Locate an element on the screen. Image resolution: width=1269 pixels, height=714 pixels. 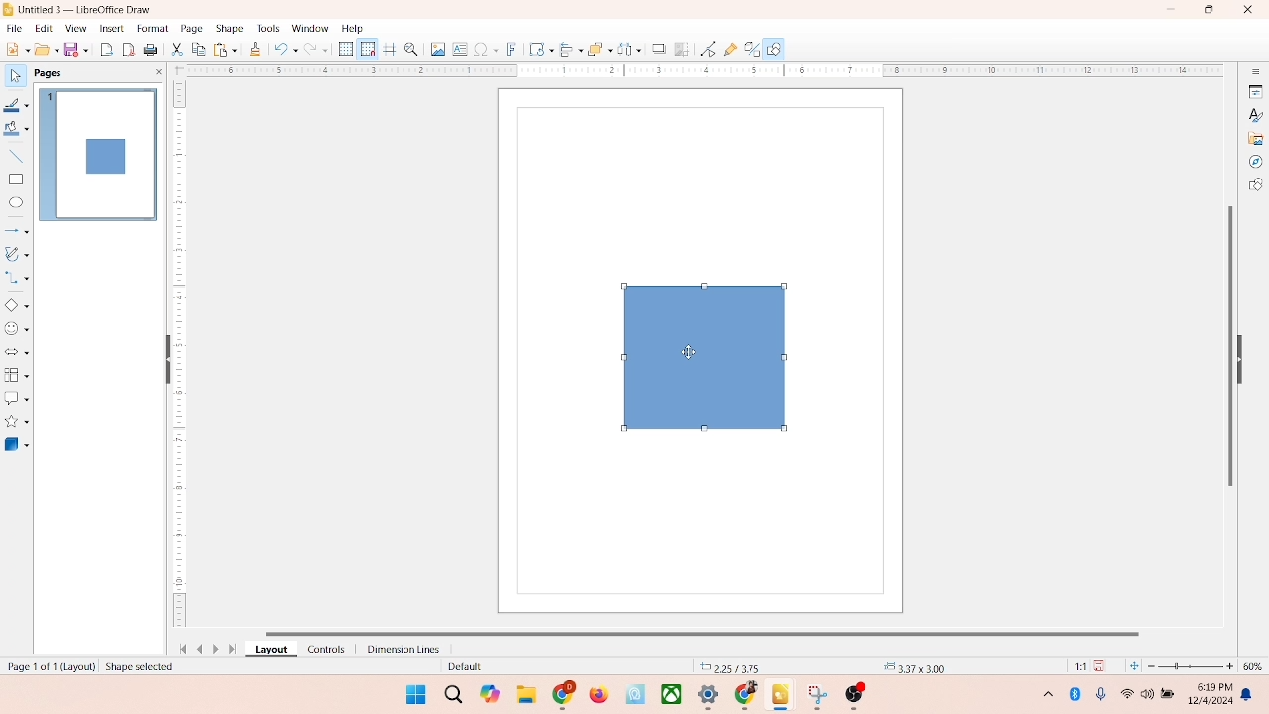
more is located at coordinates (1046, 694).